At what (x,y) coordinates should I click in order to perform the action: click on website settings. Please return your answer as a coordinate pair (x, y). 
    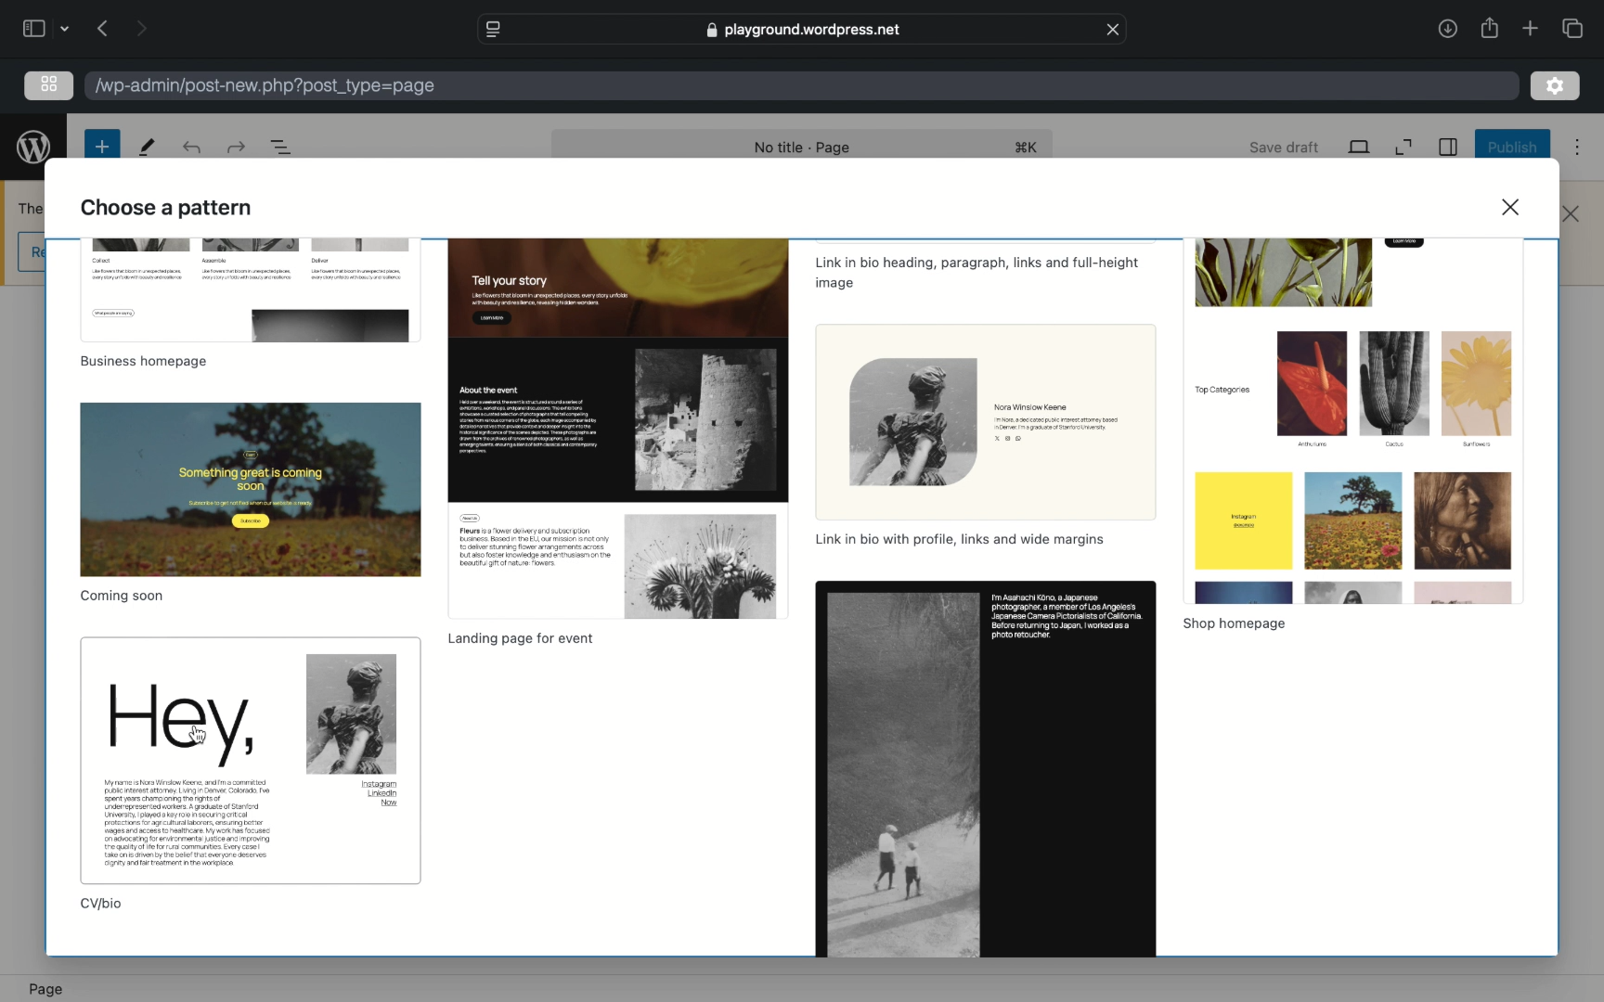
    Looking at the image, I should click on (493, 30).